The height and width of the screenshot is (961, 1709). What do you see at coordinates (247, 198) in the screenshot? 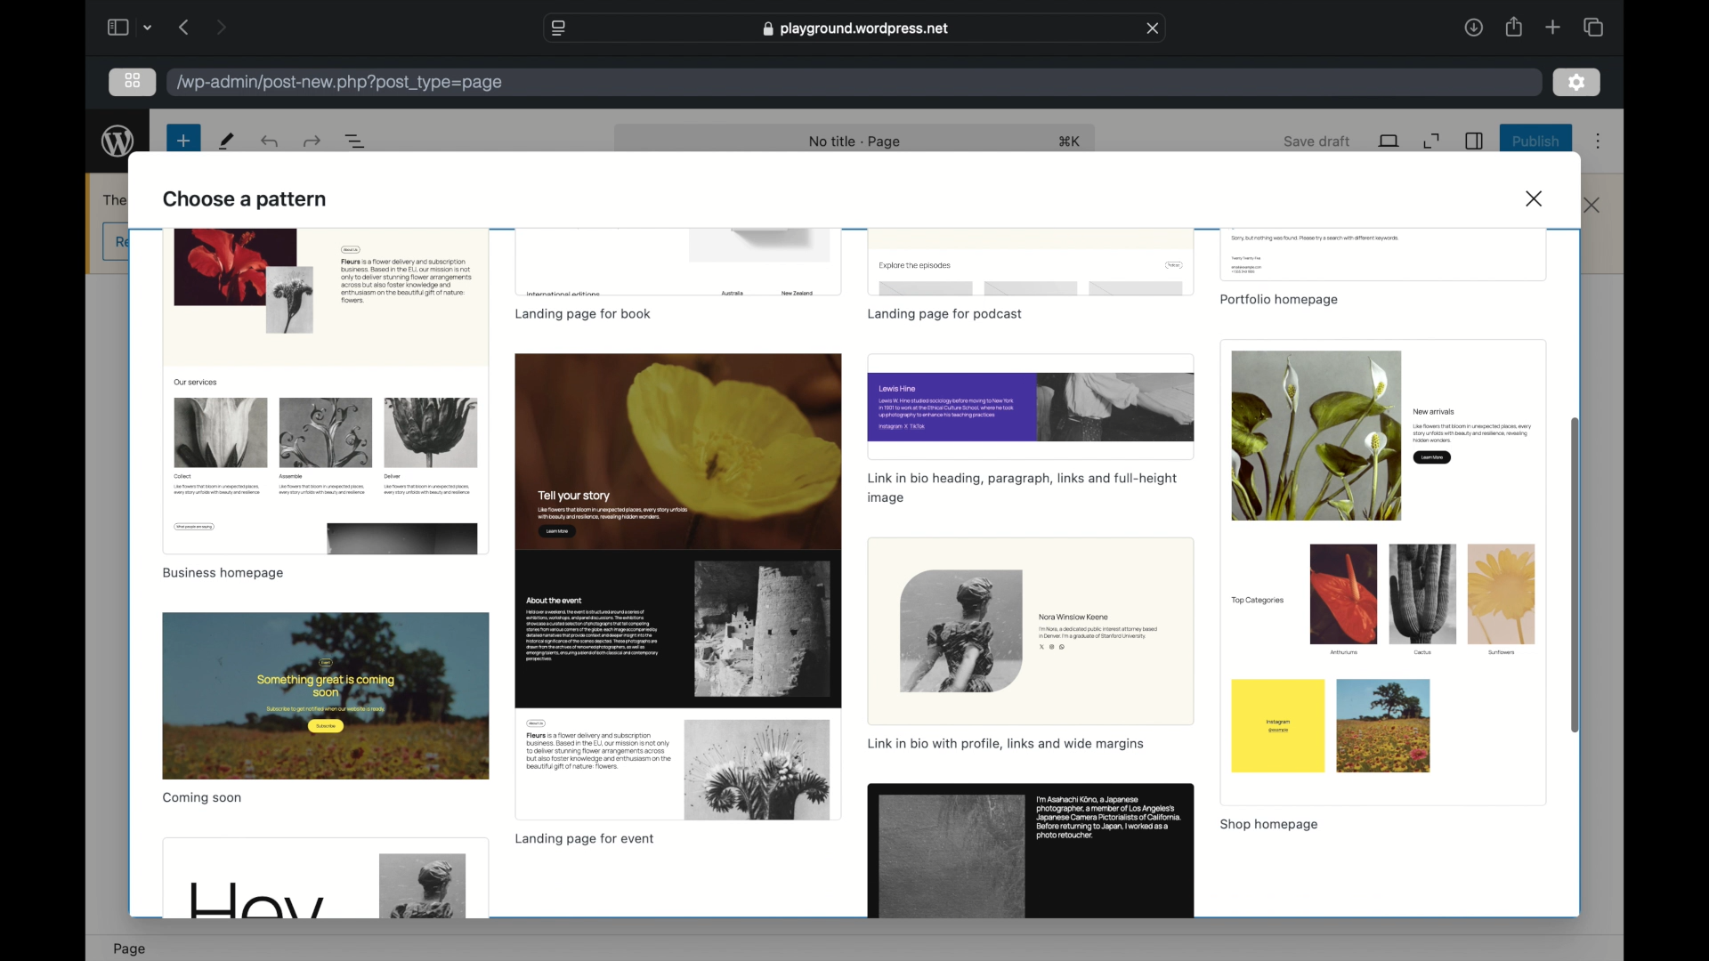
I see `choose a pattern` at bounding box center [247, 198].